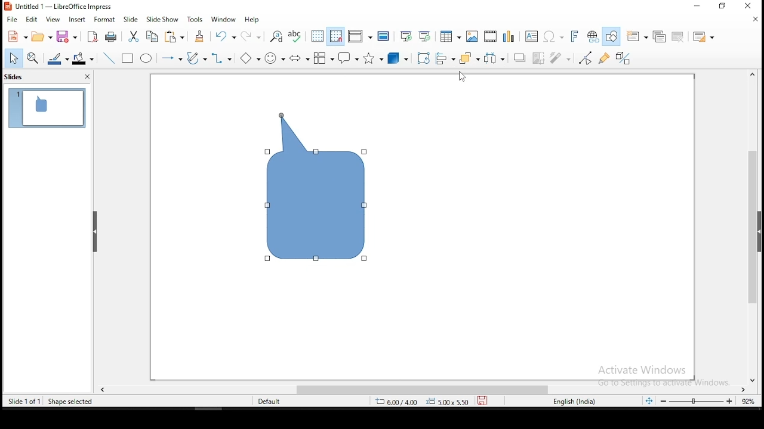  Describe the element at coordinates (163, 17) in the screenshot. I see `slide show` at that location.